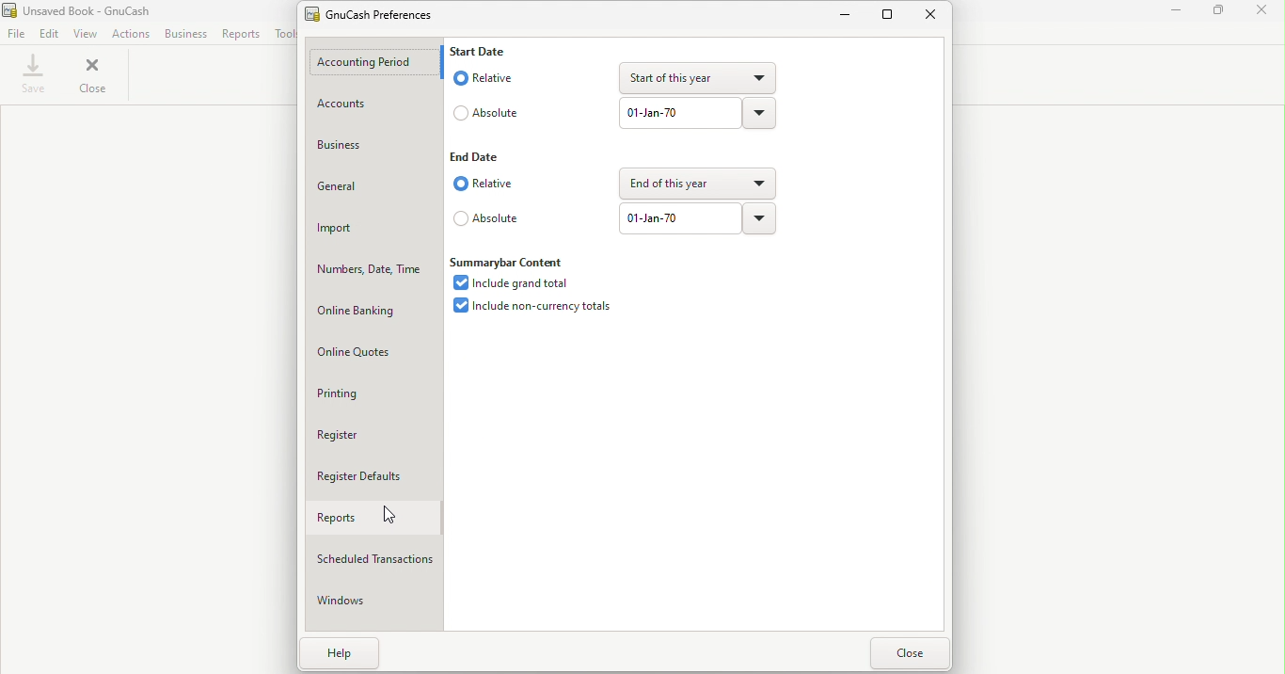  I want to click on Start Date, so click(481, 52).